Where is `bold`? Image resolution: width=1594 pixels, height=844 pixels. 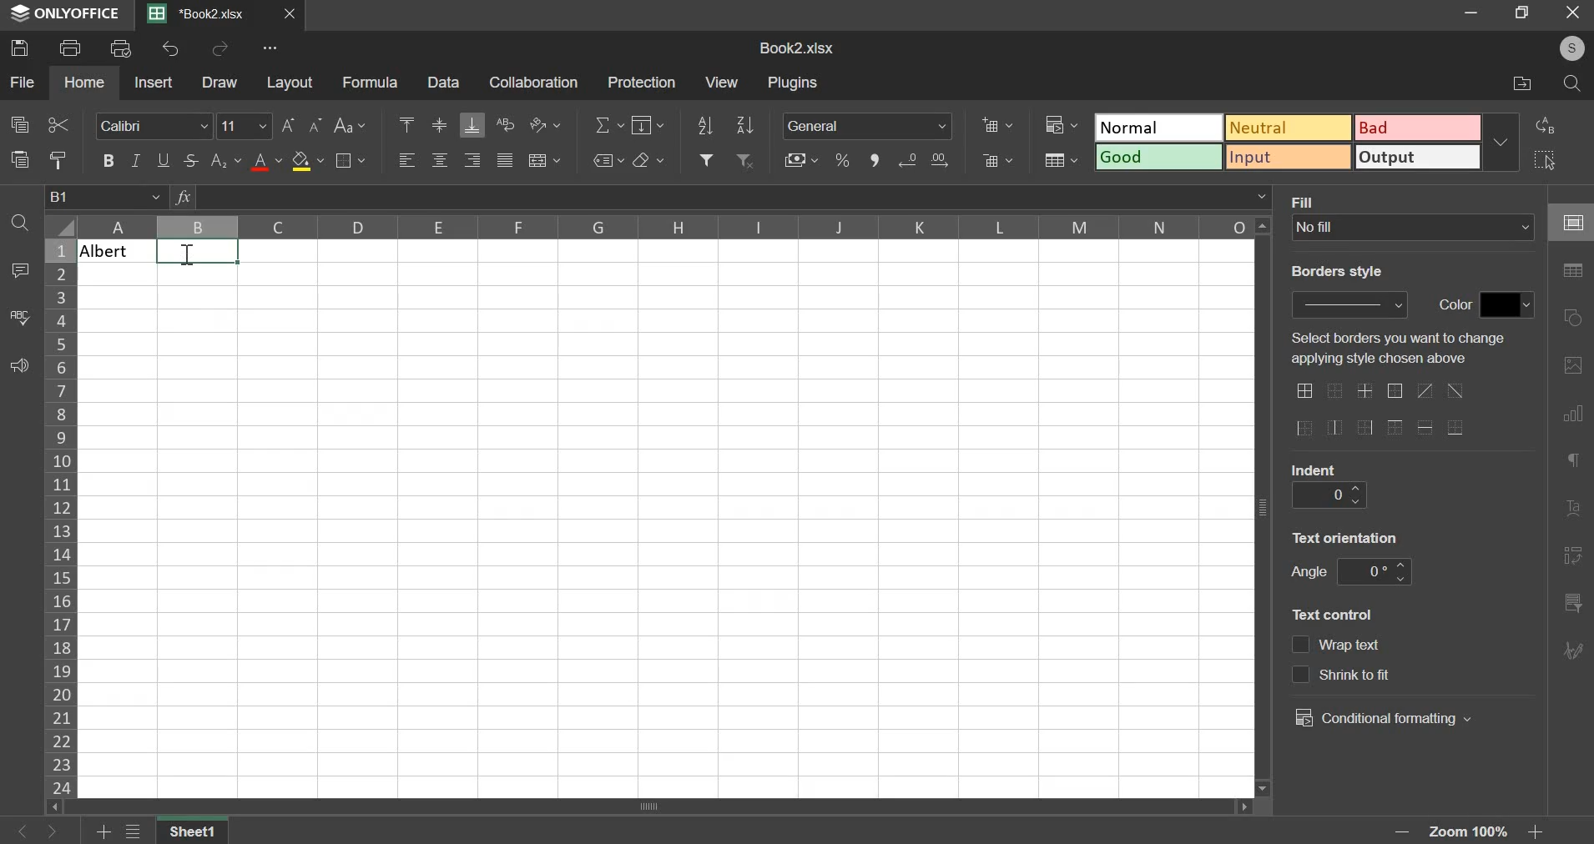 bold is located at coordinates (108, 160).